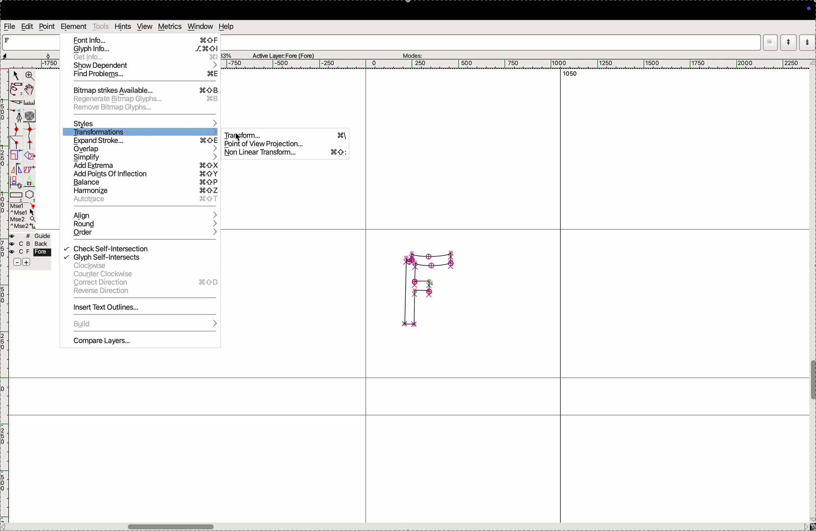 This screenshot has height=531, width=816. I want to click on guide, so click(32, 236).